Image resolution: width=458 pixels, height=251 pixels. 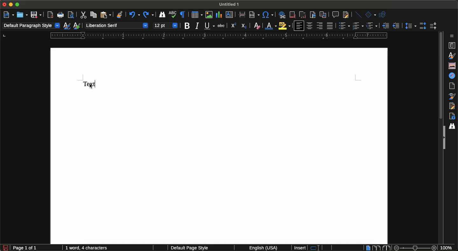 I want to click on Styles, so click(x=453, y=56).